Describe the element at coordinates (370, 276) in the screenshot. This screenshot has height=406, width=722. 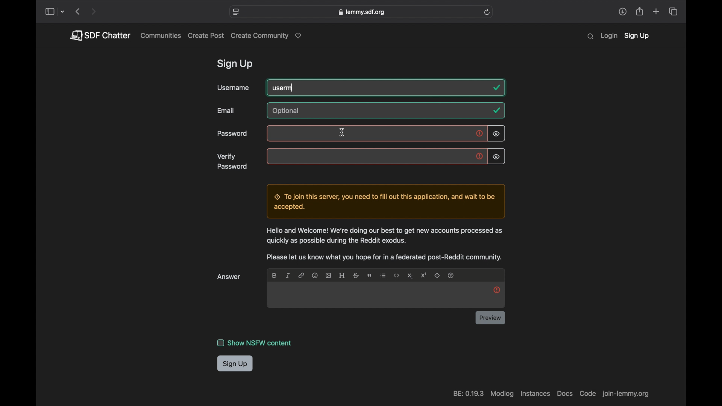
I see `quote` at that location.